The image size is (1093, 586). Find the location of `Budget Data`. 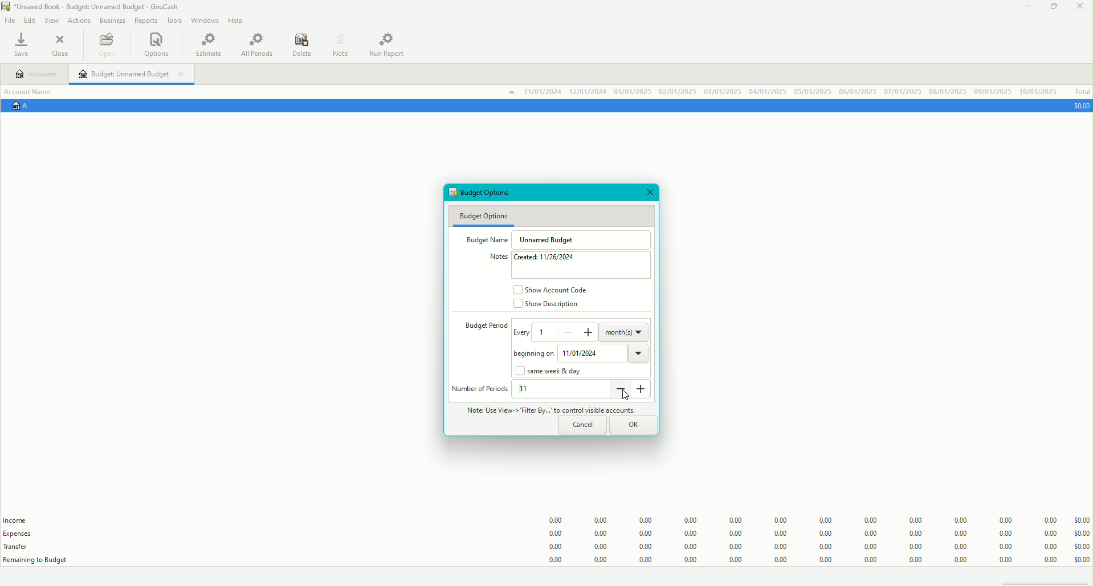

Budget Data is located at coordinates (807, 535).